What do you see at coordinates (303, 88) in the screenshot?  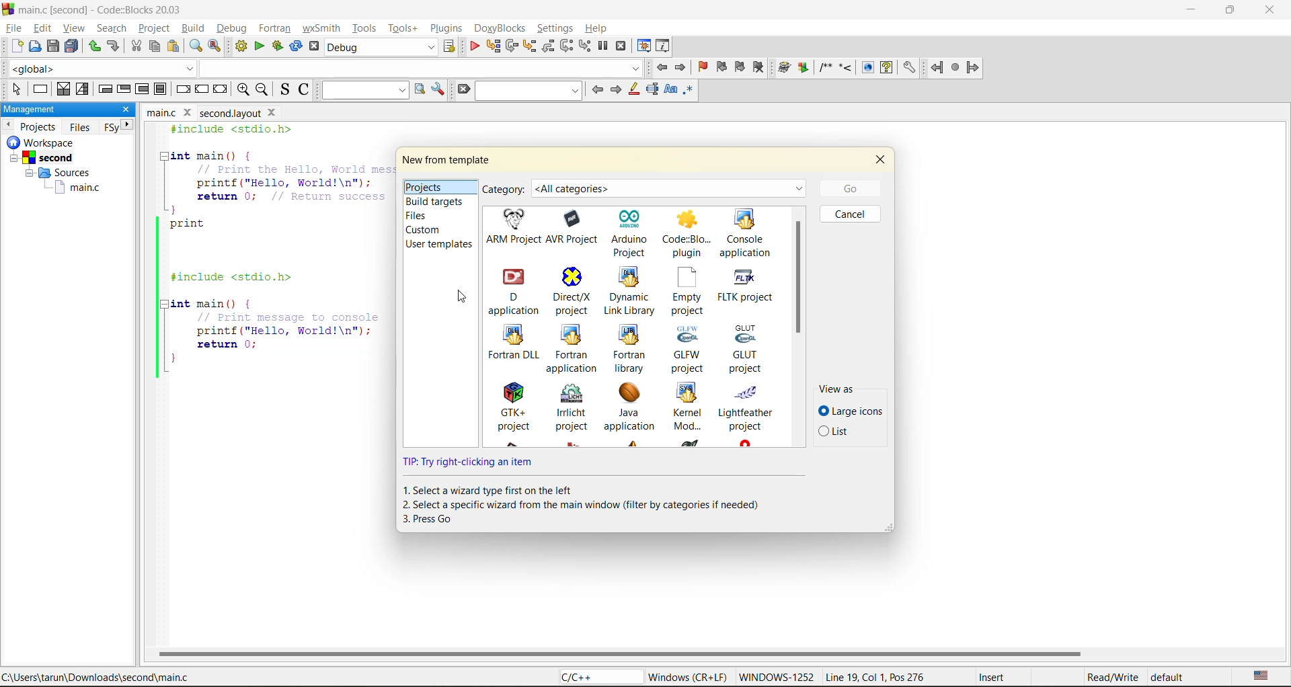 I see `toggle comments` at bounding box center [303, 88].